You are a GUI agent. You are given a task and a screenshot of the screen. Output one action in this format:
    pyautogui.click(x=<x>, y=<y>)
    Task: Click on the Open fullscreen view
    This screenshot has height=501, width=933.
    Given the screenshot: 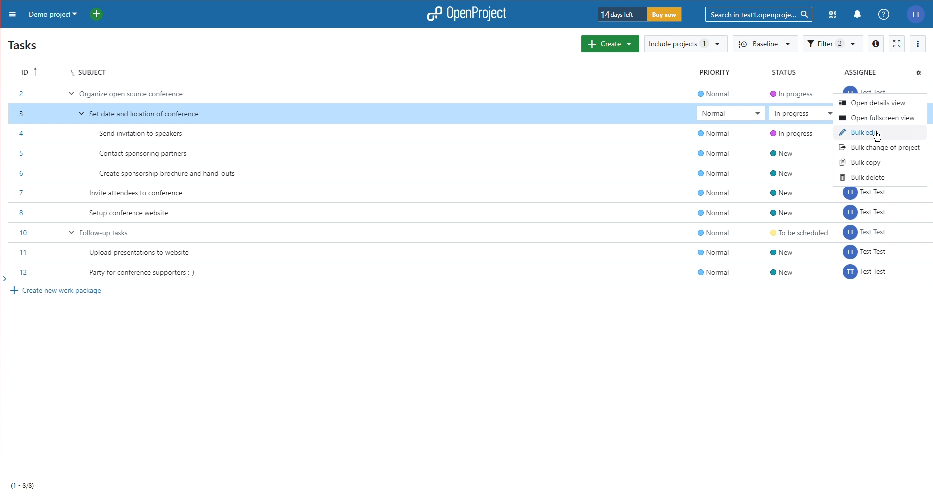 What is the action you would take?
    pyautogui.click(x=876, y=117)
    